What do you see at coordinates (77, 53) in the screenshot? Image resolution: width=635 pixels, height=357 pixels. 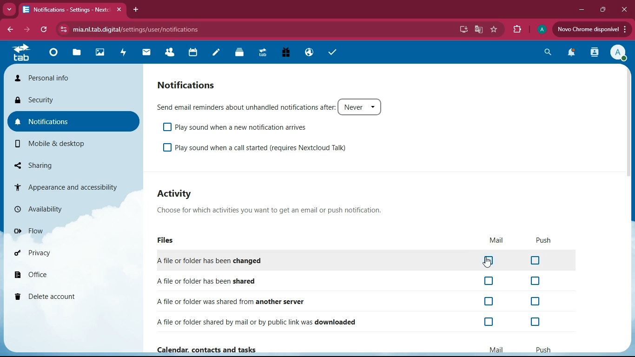 I see `files` at bounding box center [77, 53].